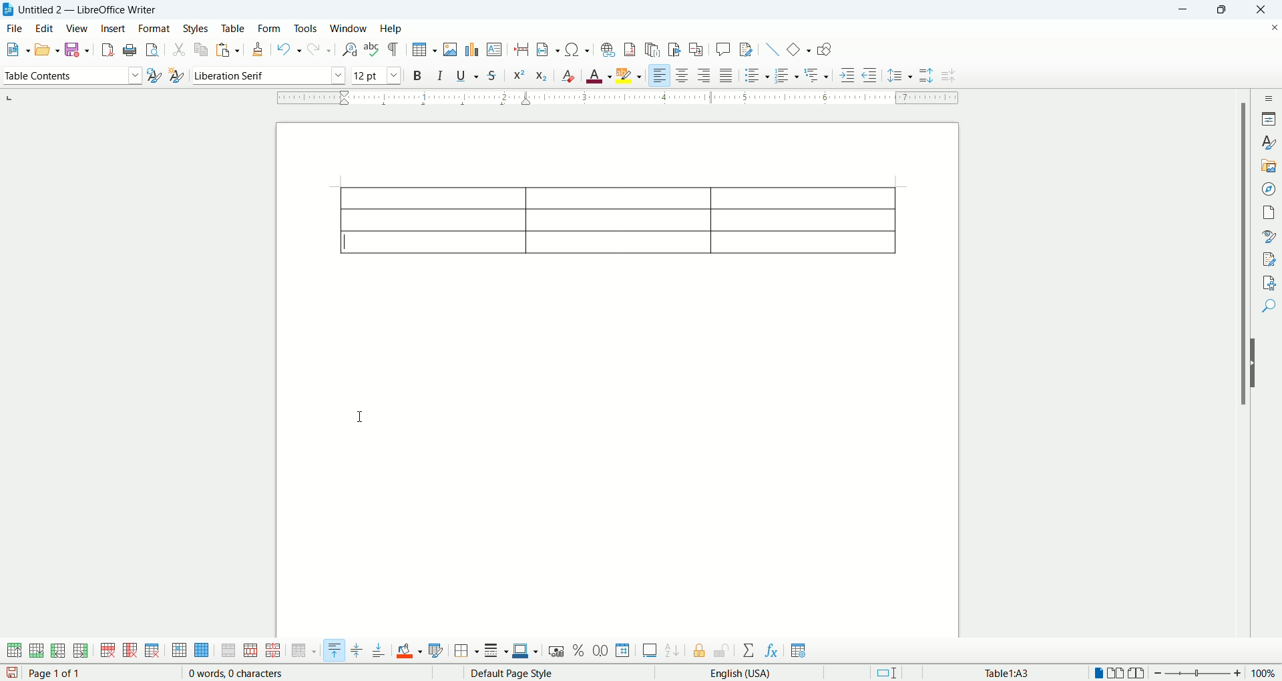 The height and width of the screenshot is (681, 1282). Describe the element at coordinates (350, 49) in the screenshot. I see `find and replace` at that location.